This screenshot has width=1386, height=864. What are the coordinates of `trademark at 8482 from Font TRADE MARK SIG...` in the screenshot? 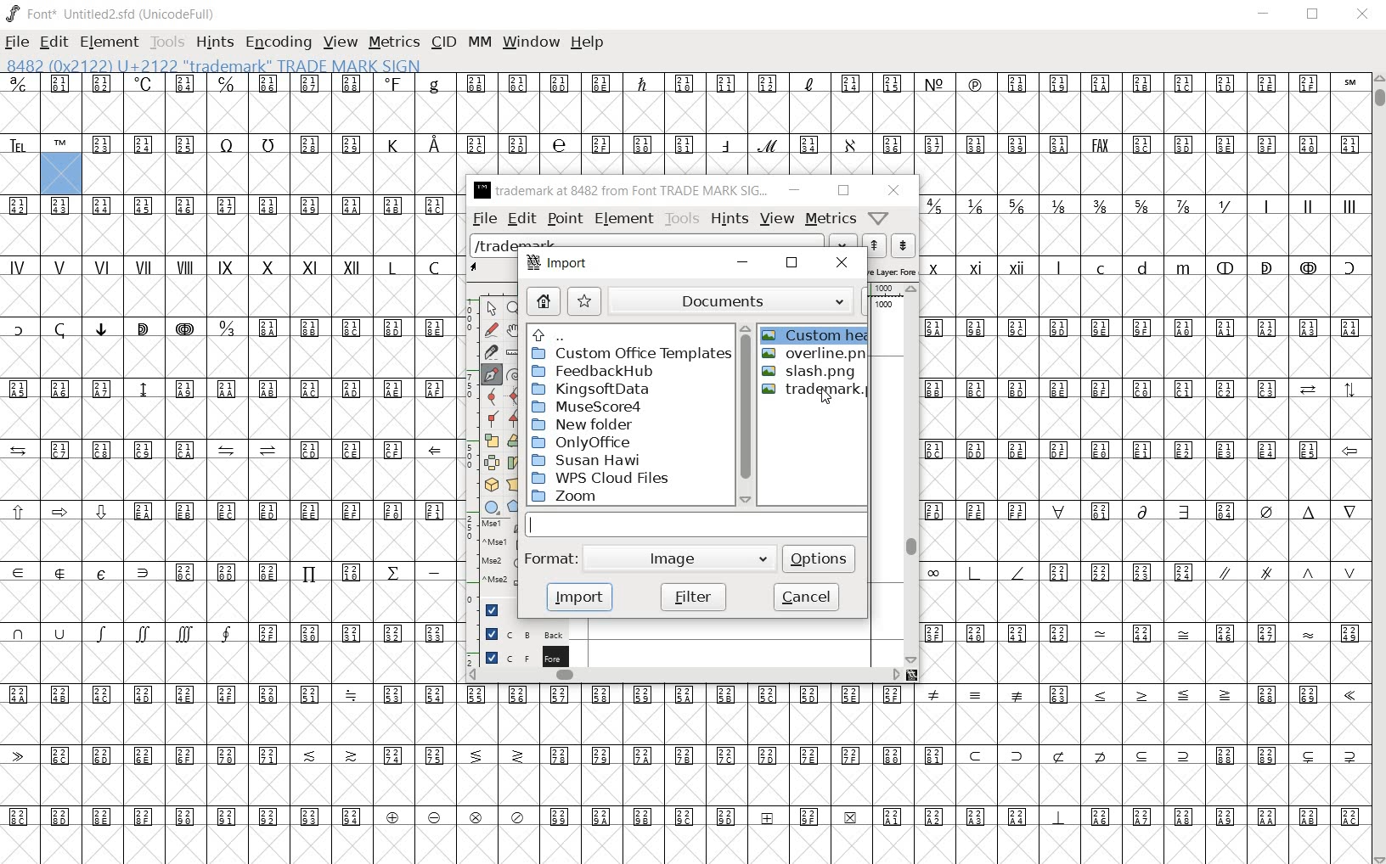 It's located at (622, 191).